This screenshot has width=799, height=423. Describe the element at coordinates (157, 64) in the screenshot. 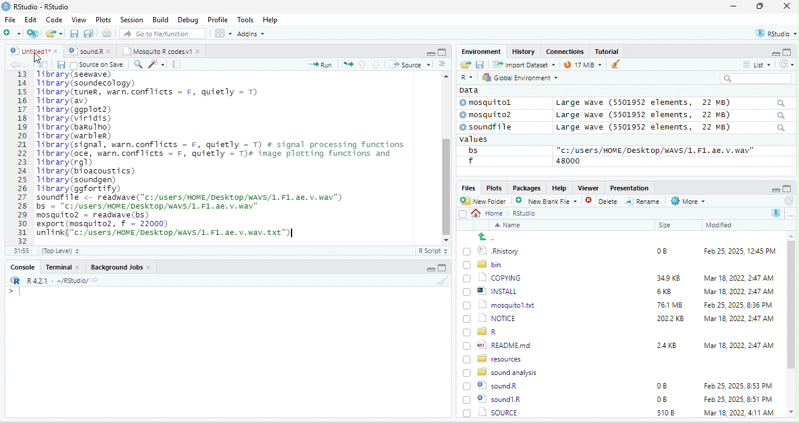

I see `sharpen` at that location.